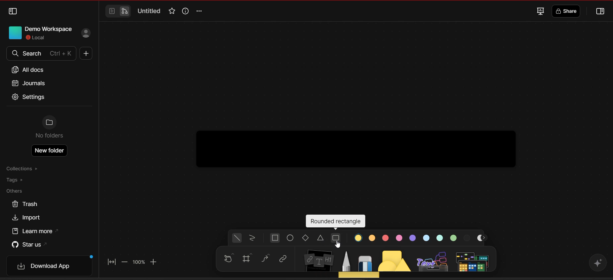 This screenshot has height=280, width=613. What do you see at coordinates (40, 54) in the screenshot?
I see `search` at bounding box center [40, 54].